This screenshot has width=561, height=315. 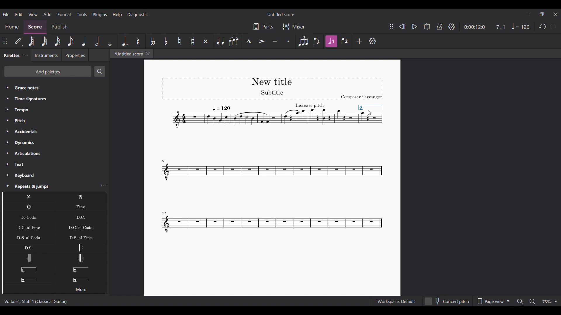 What do you see at coordinates (288, 41) in the screenshot?
I see `Staccato` at bounding box center [288, 41].